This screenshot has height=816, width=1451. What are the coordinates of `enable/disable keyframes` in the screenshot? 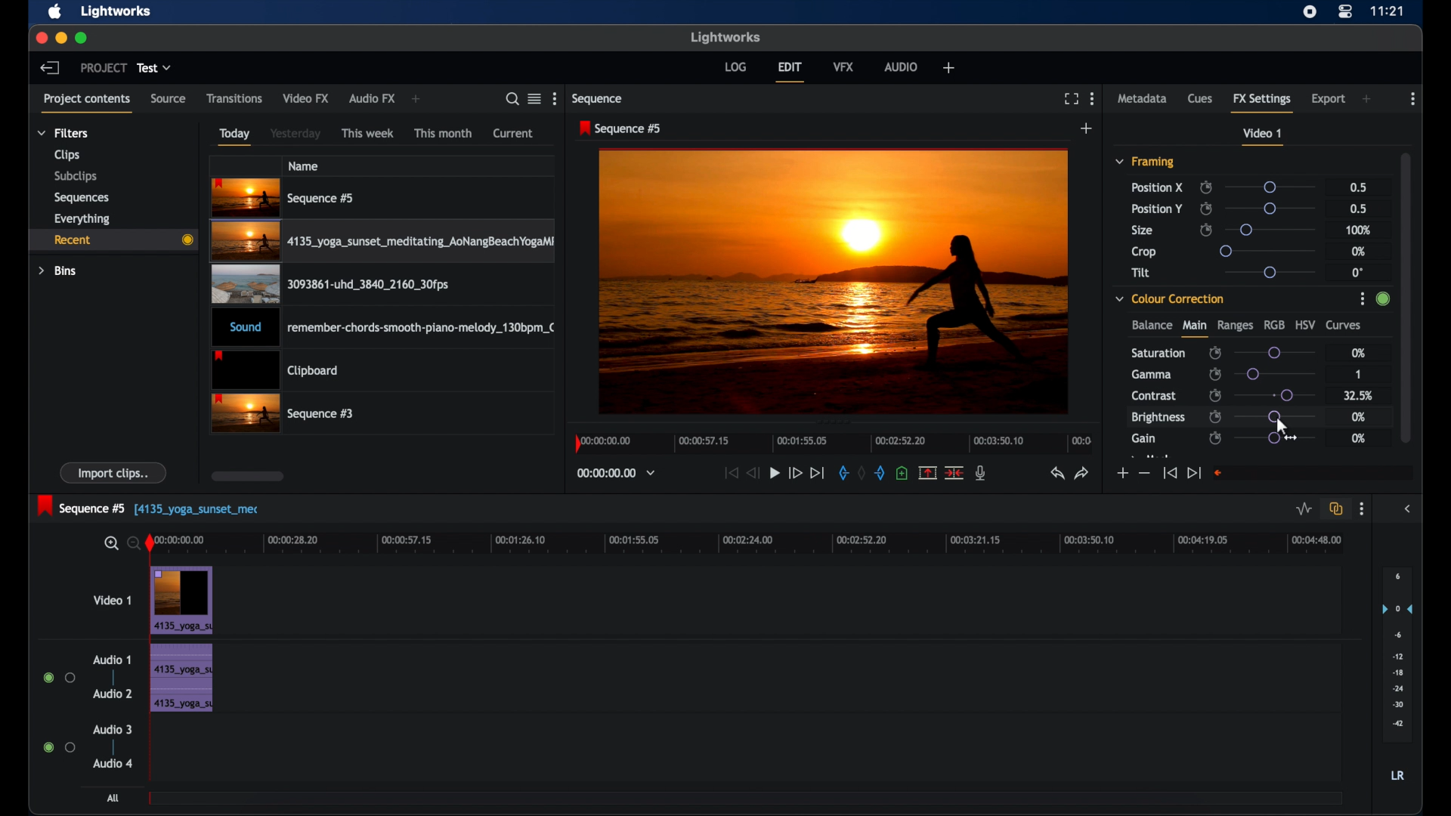 It's located at (1215, 416).